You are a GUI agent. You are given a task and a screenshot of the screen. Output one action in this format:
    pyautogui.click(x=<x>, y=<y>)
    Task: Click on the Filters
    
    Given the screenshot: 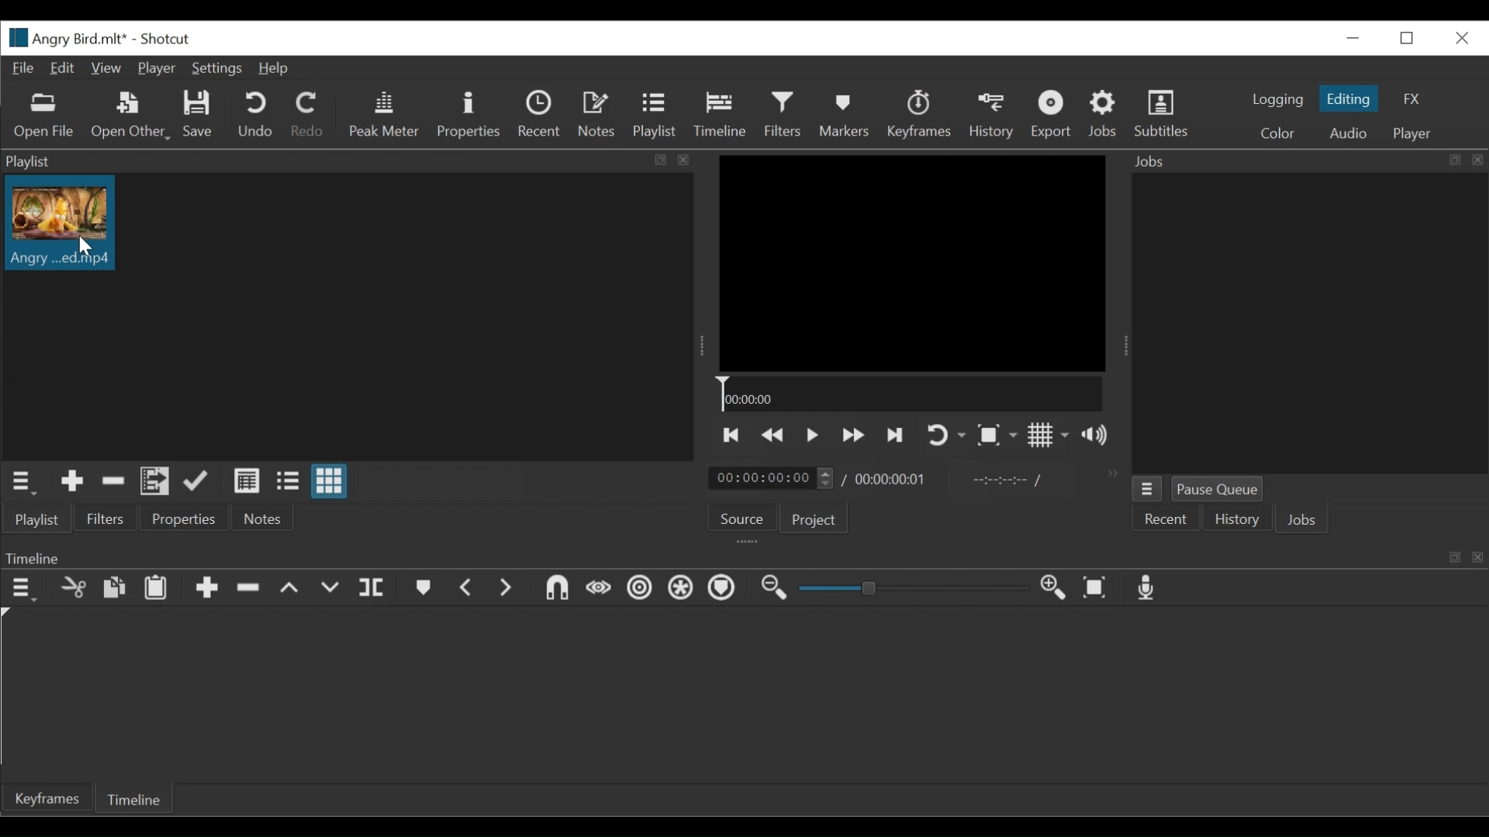 What is the action you would take?
    pyautogui.click(x=108, y=518)
    